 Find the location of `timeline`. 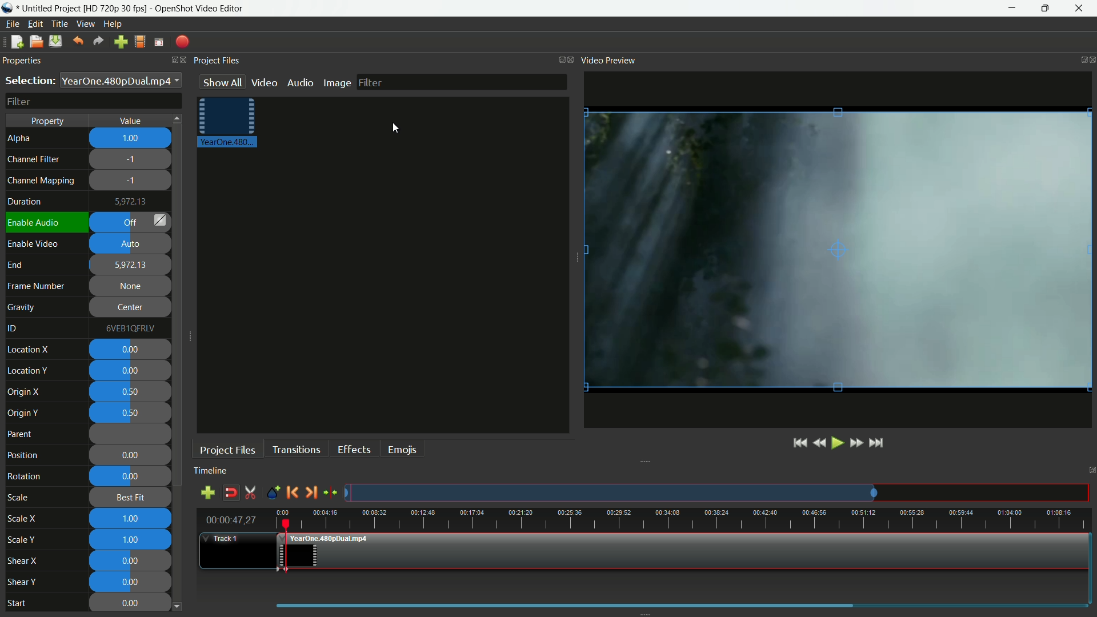

timeline is located at coordinates (214, 471).